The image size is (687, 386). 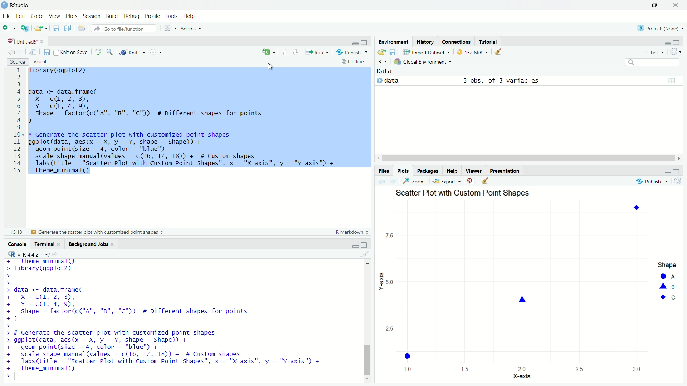 I want to click on Session, so click(x=91, y=16).